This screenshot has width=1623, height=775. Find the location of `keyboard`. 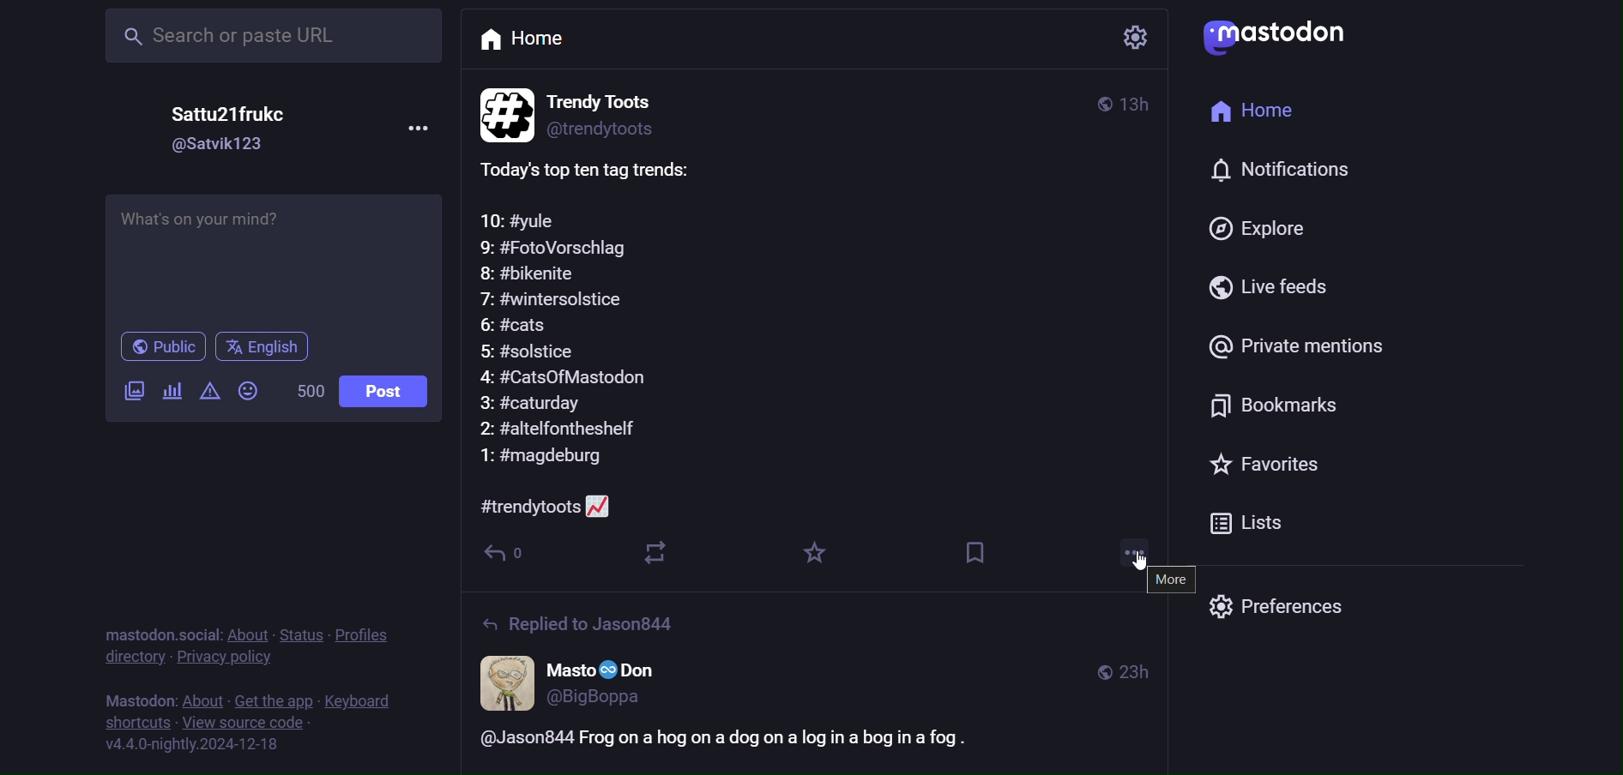

keyboard is located at coordinates (364, 700).